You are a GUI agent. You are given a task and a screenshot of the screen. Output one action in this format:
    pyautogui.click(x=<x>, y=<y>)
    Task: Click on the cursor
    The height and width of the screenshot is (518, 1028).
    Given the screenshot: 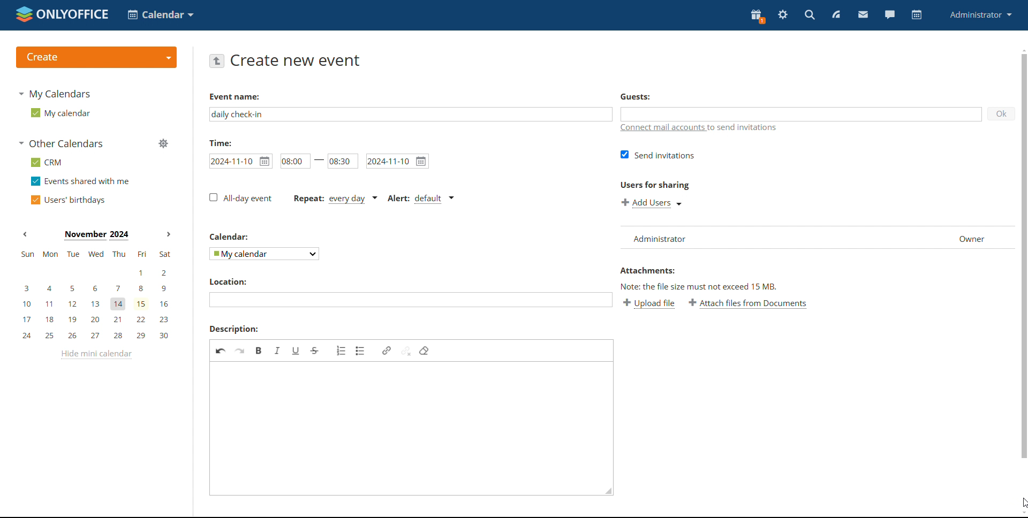 What is the action you would take?
    pyautogui.click(x=1022, y=501)
    